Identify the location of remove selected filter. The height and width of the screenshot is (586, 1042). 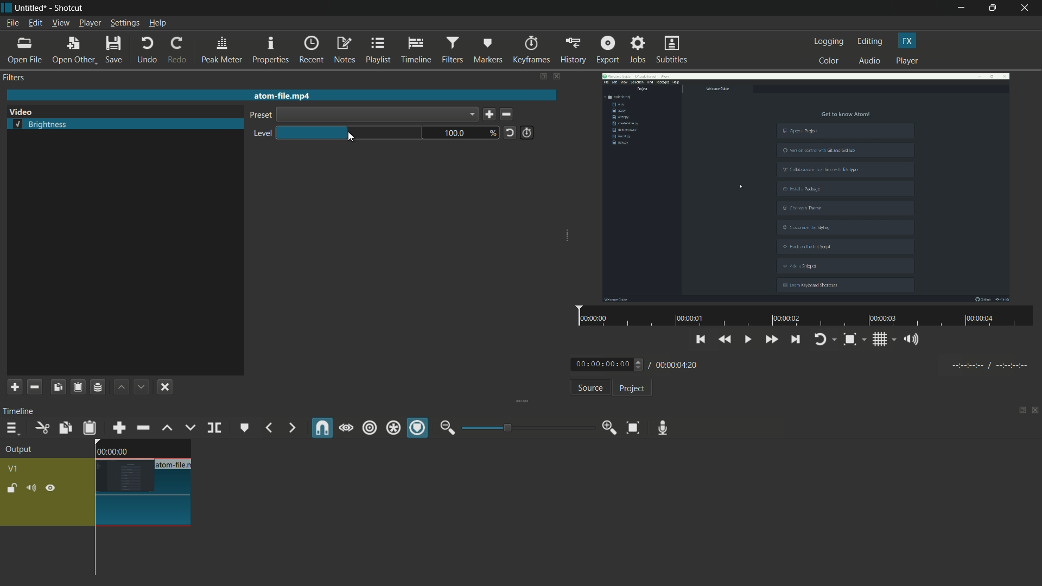
(35, 387).